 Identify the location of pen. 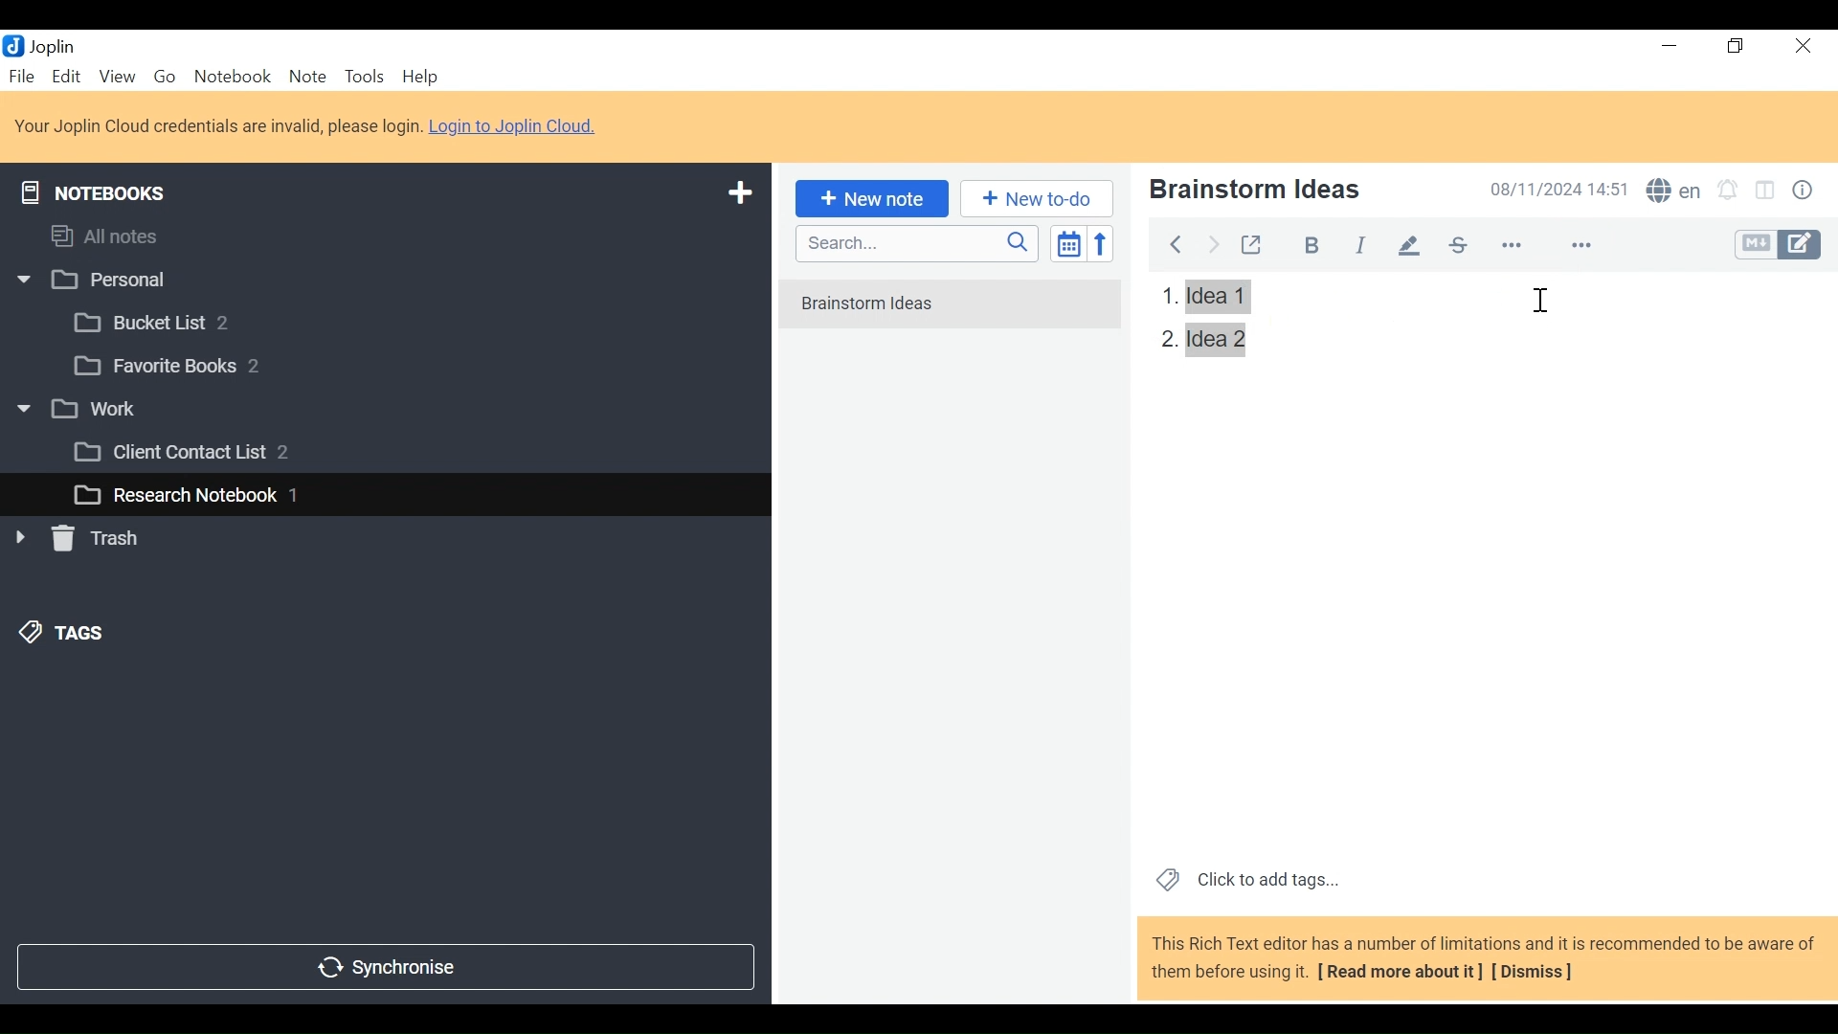
(1410, 239).